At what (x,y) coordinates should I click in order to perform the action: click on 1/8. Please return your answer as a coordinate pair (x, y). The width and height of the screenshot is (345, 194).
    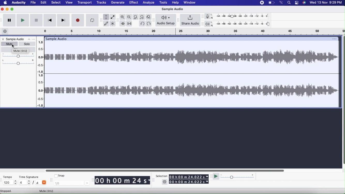
    Looking at the image, I should click on (71, 184).